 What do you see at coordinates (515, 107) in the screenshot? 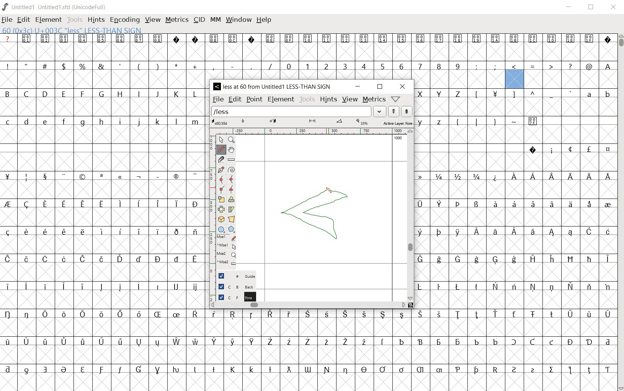
I see `empty cells` at bounding box center [515, 107].